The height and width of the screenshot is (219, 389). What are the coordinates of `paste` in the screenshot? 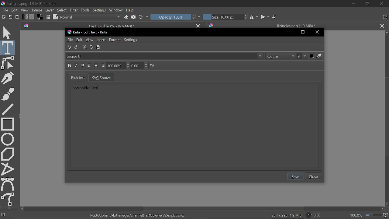 It's located at (98, 47).